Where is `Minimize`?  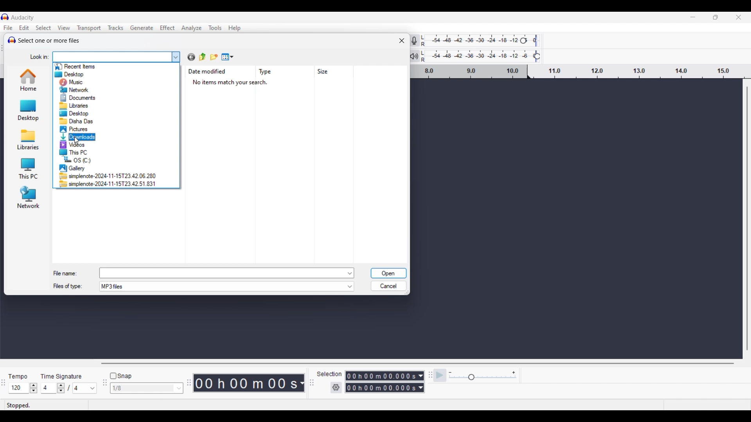 Minimize is located at coordinates (693, 17).